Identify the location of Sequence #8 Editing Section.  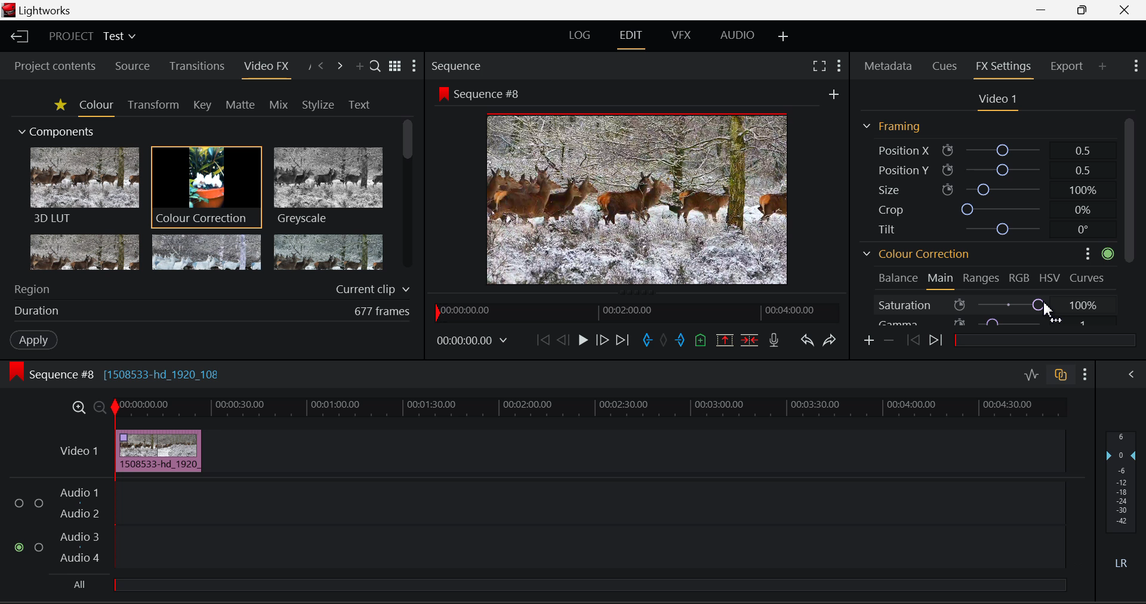
(112, 374).